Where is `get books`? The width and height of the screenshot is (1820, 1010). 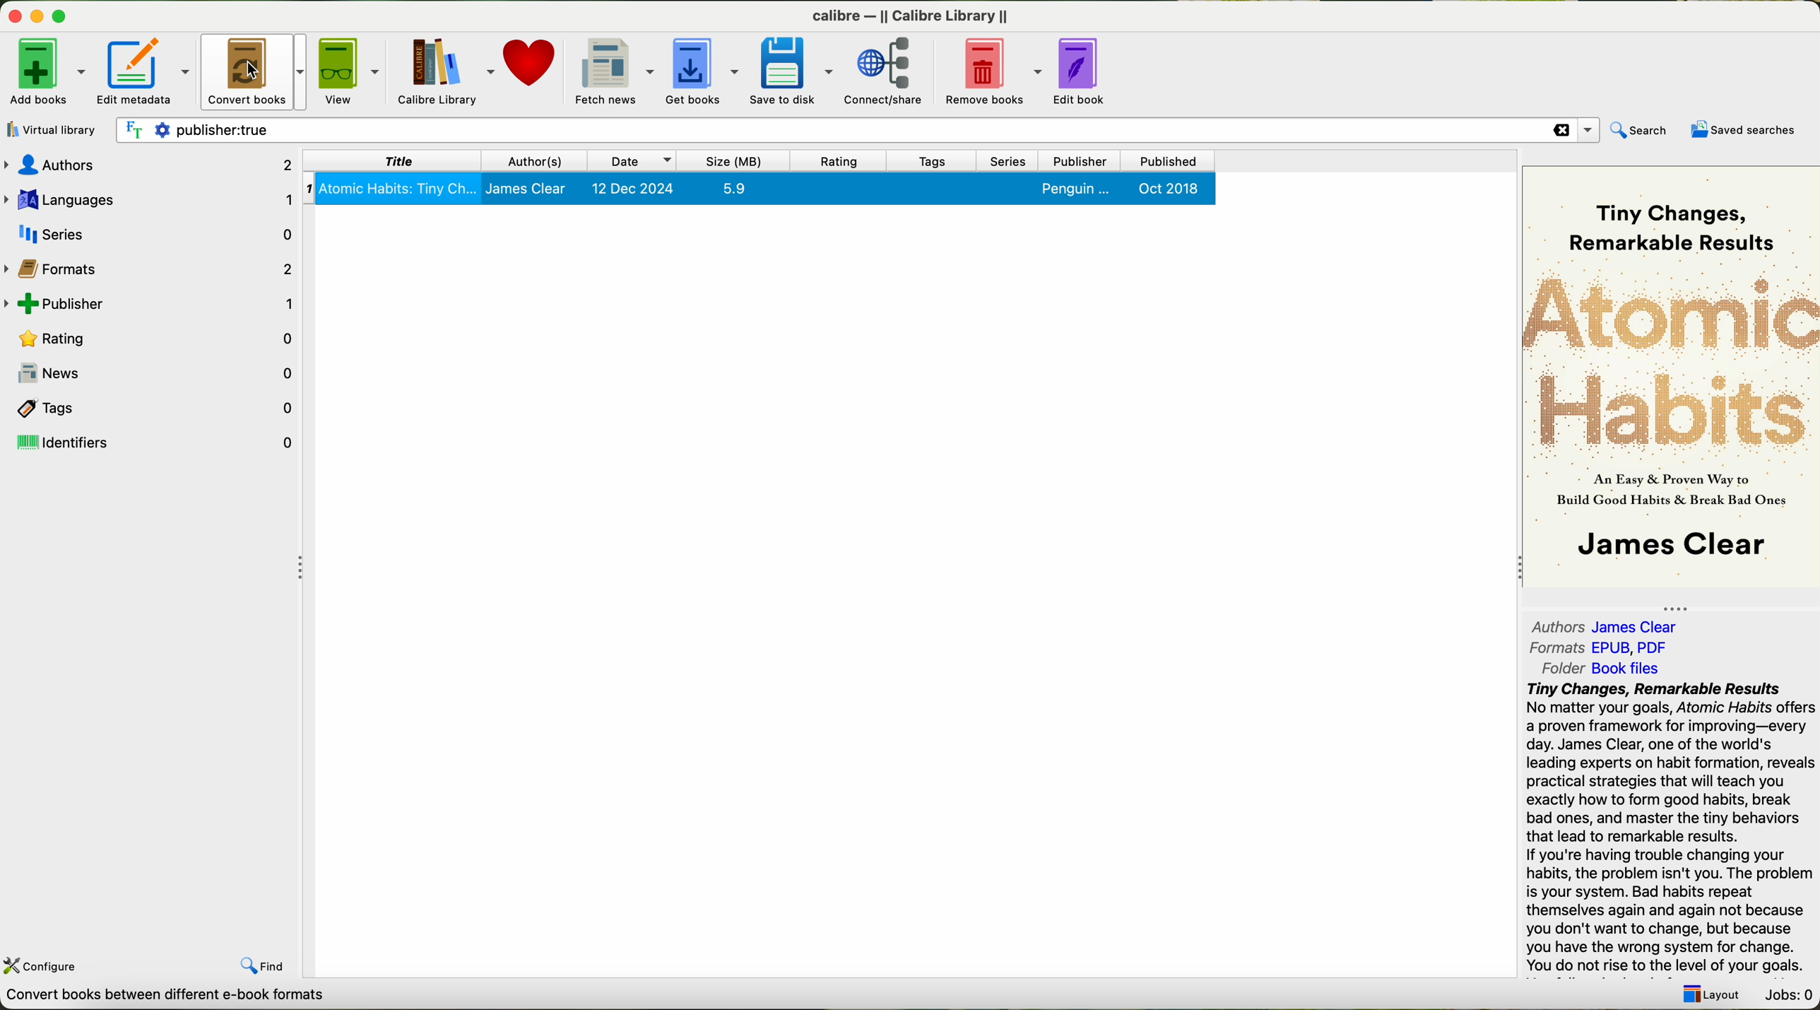 get books is located at coordinates (701, 69).